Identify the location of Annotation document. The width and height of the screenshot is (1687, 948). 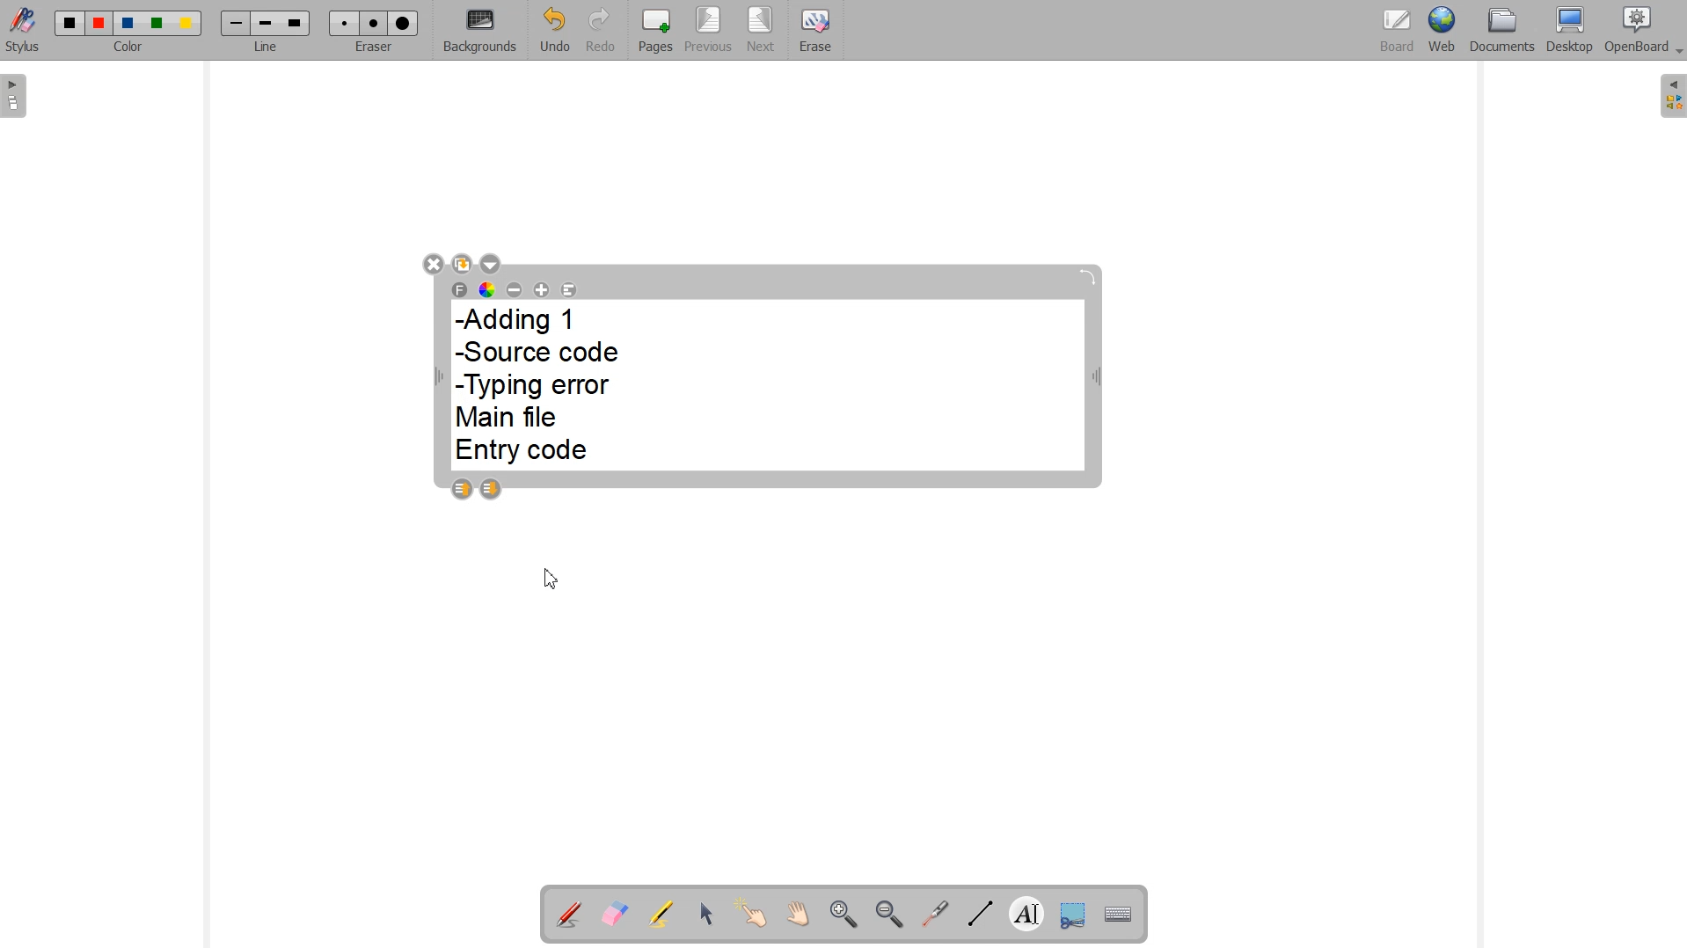
(567, 912).